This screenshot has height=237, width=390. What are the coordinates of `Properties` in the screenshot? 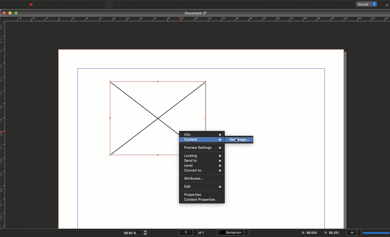 It's located at (192, 194).